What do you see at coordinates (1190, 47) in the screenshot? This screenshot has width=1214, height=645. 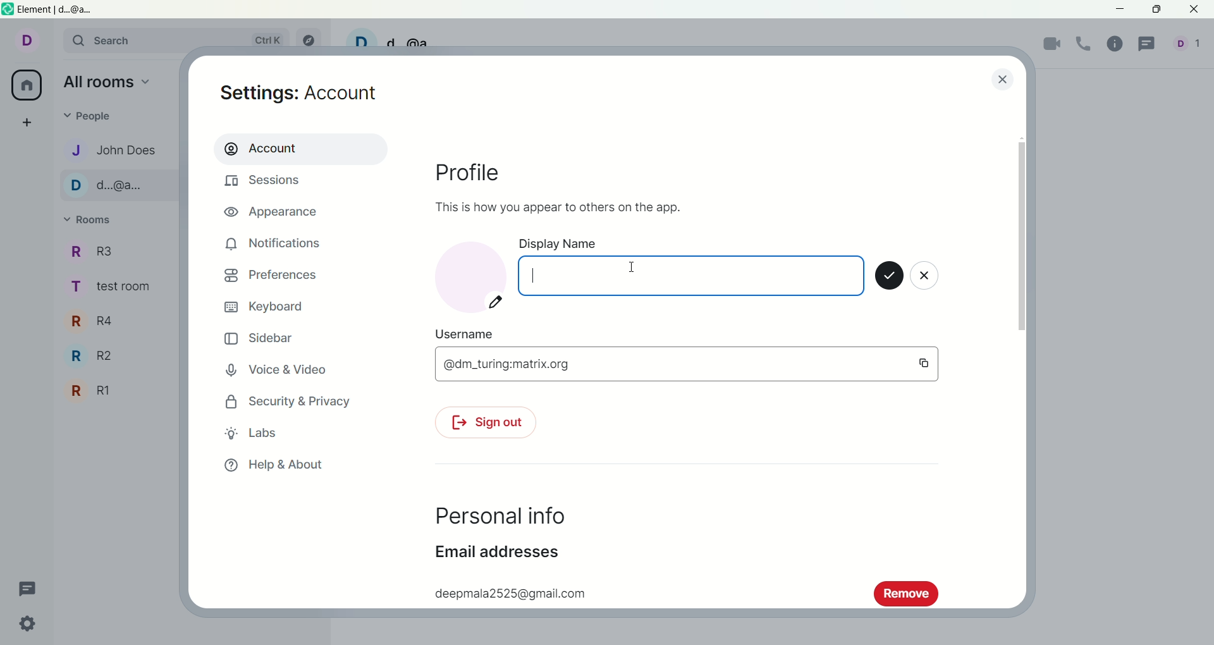 I see `people` at bounding box center [1190, 47].